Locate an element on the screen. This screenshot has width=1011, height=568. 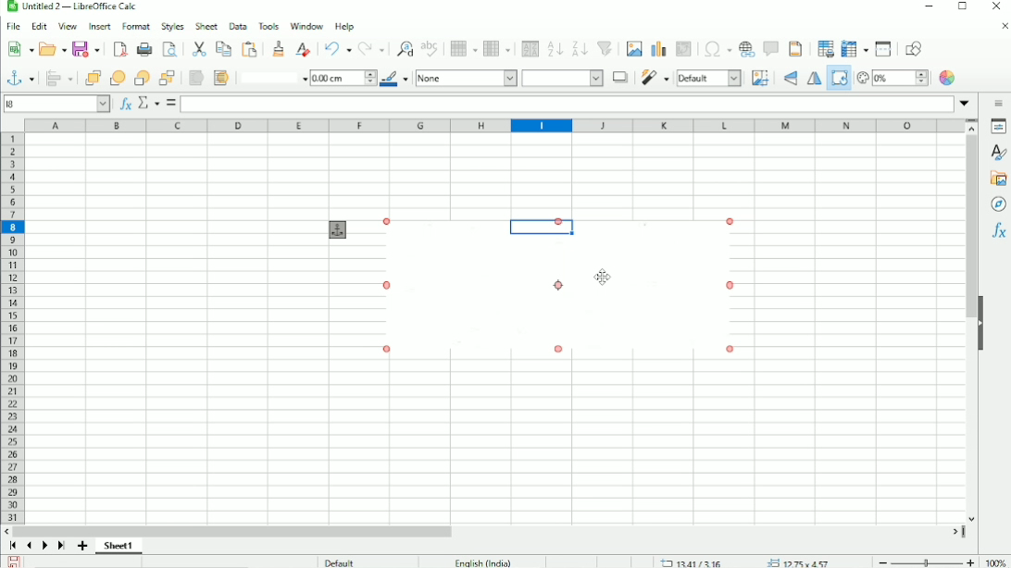
Anchor is located at coordinates (338, 229).